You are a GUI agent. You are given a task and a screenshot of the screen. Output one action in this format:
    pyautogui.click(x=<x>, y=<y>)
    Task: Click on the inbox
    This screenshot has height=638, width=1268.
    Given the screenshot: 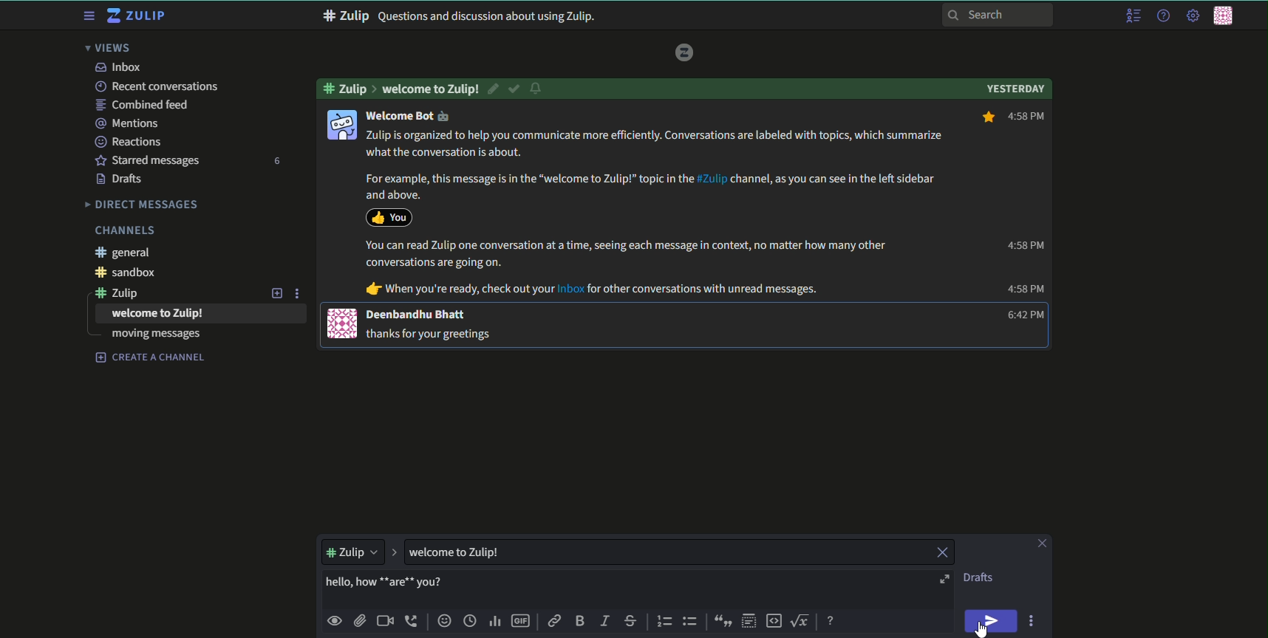 What is the action you would take?
    pyautogui.click(x=117, y=67)
    